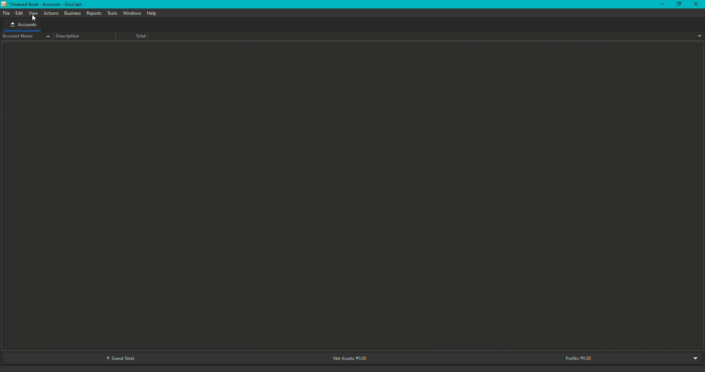 The height and width of the screenshot is (372, 705). I want to click on Net Assets, so click(349, 358).